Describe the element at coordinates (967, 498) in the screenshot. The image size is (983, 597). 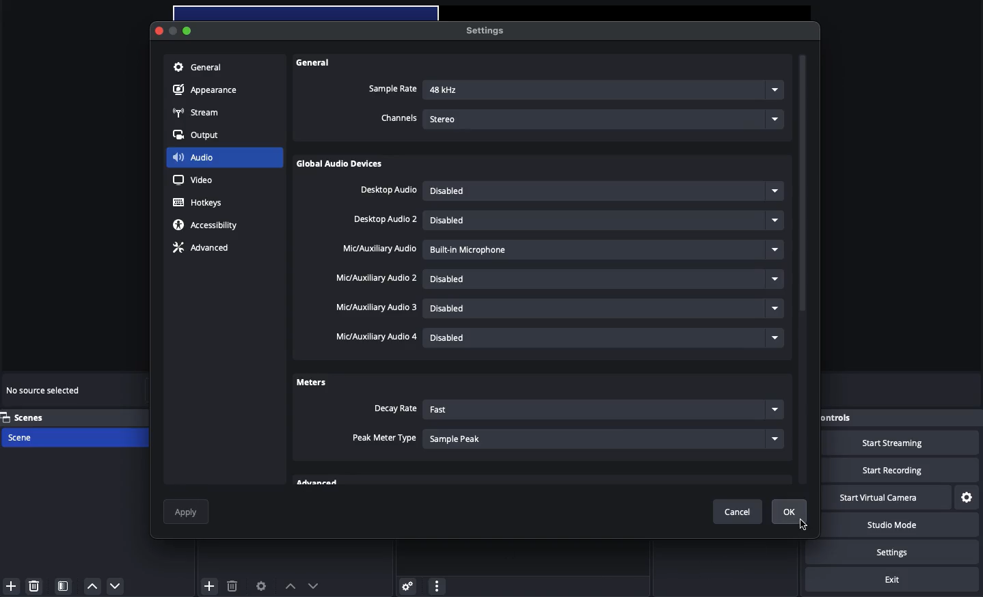
I see `Settings` at that location.